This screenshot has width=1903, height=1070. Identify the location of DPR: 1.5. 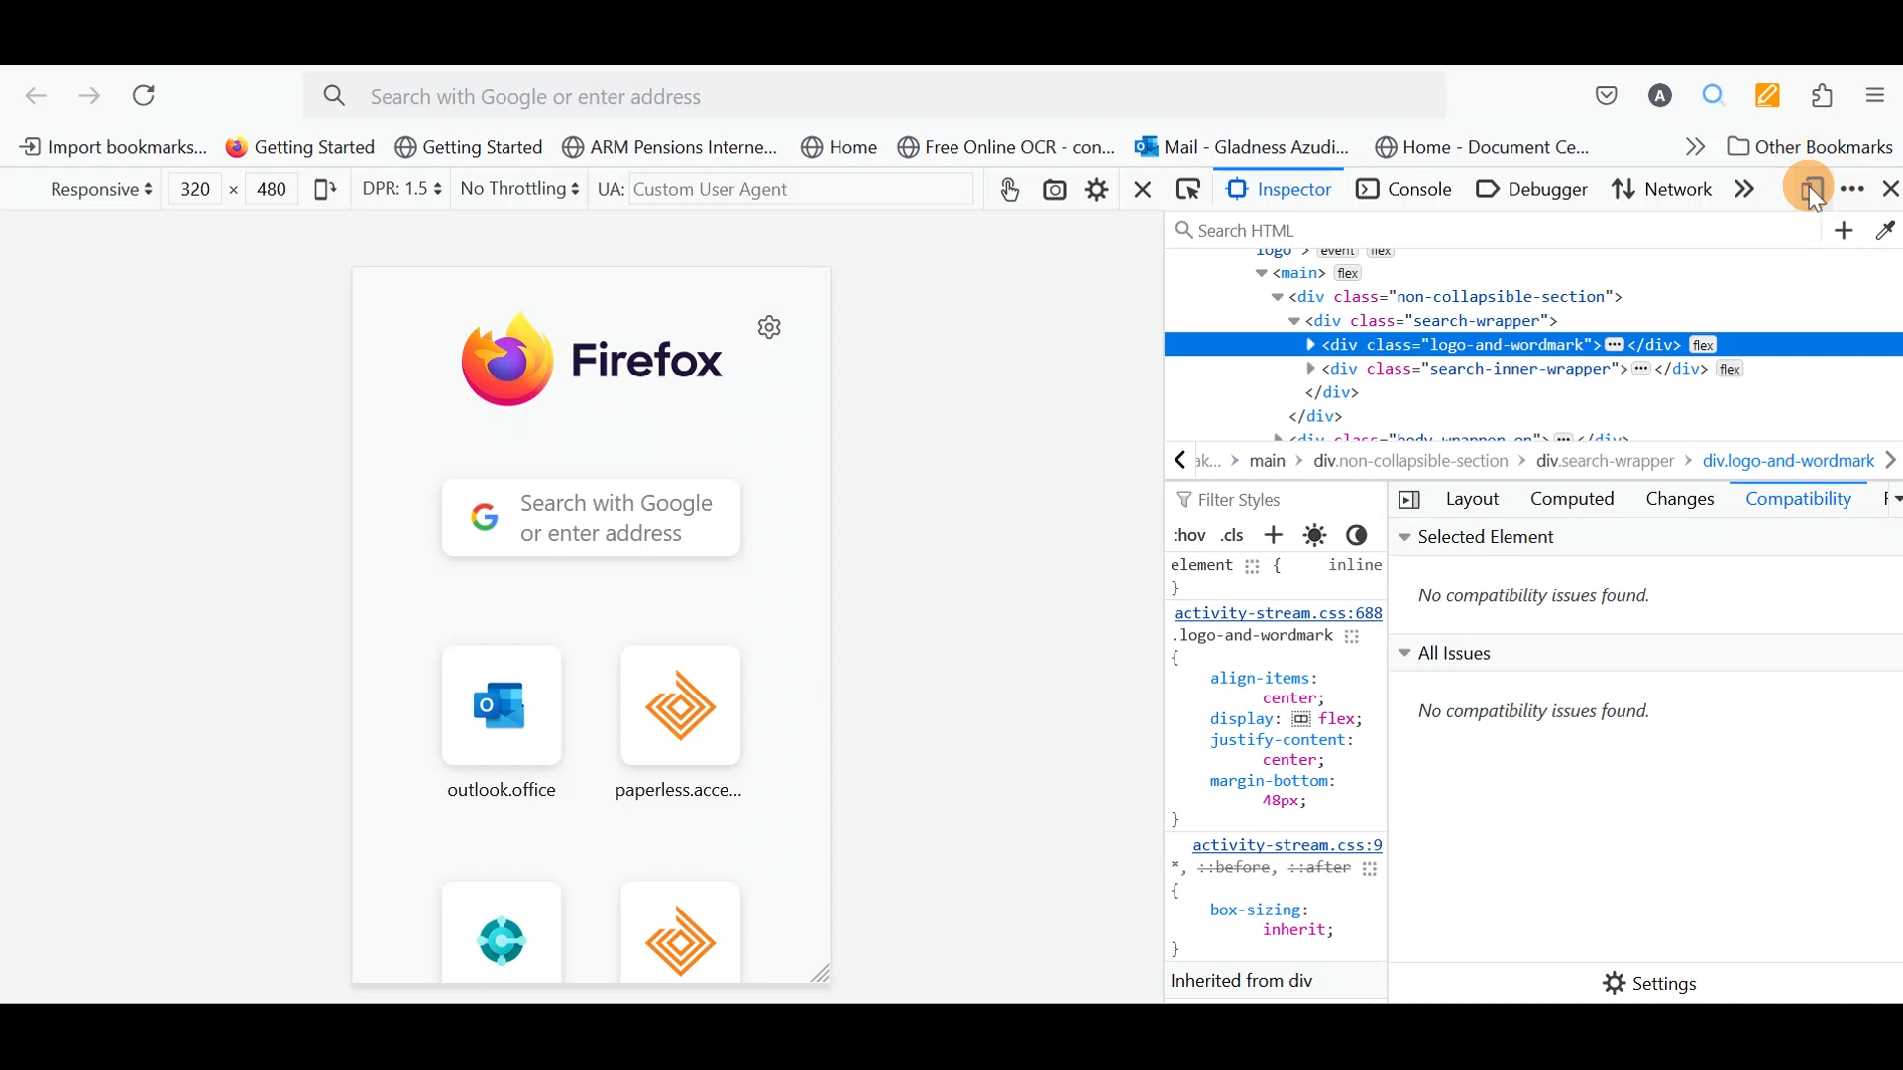
(396, 189).